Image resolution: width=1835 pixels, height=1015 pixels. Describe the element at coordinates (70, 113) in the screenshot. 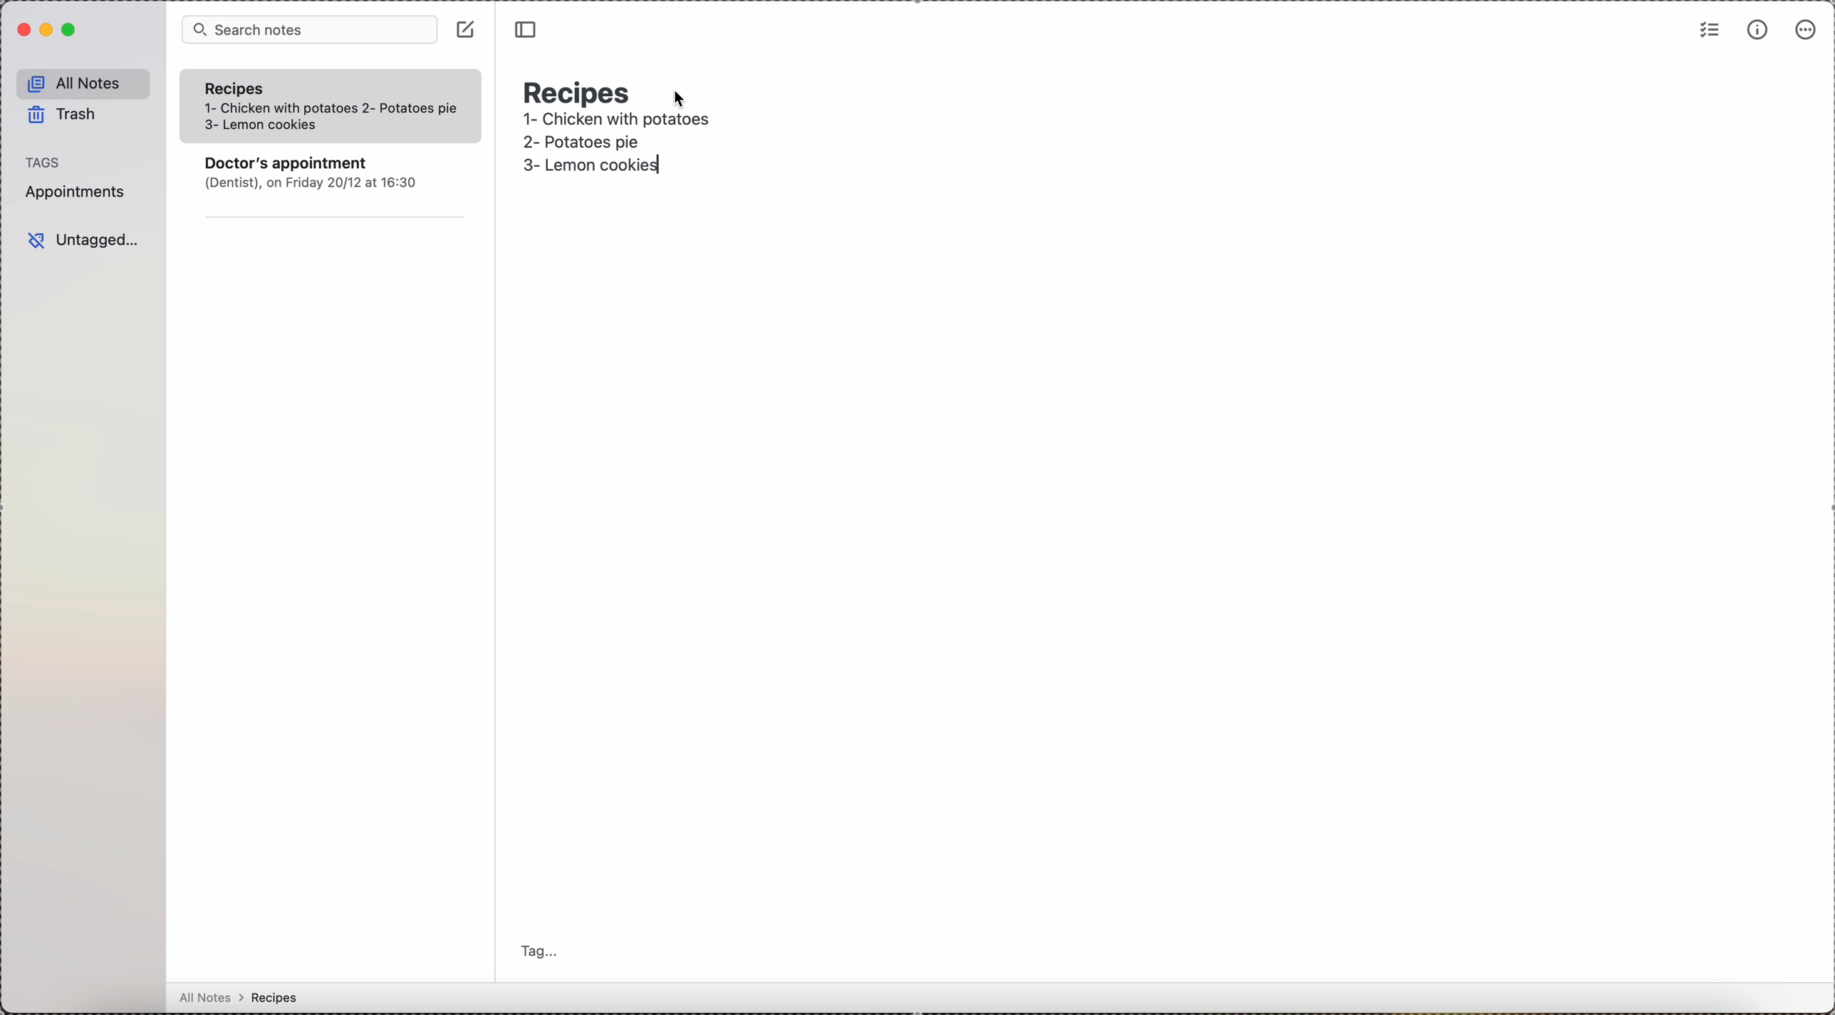

I see `trash` at that location.